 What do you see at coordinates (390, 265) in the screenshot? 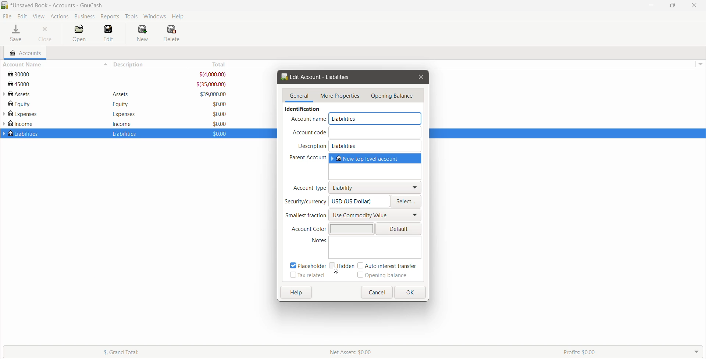
I see `Auto interest transfer - click to enable/disable` at bounding box center [390, 265].